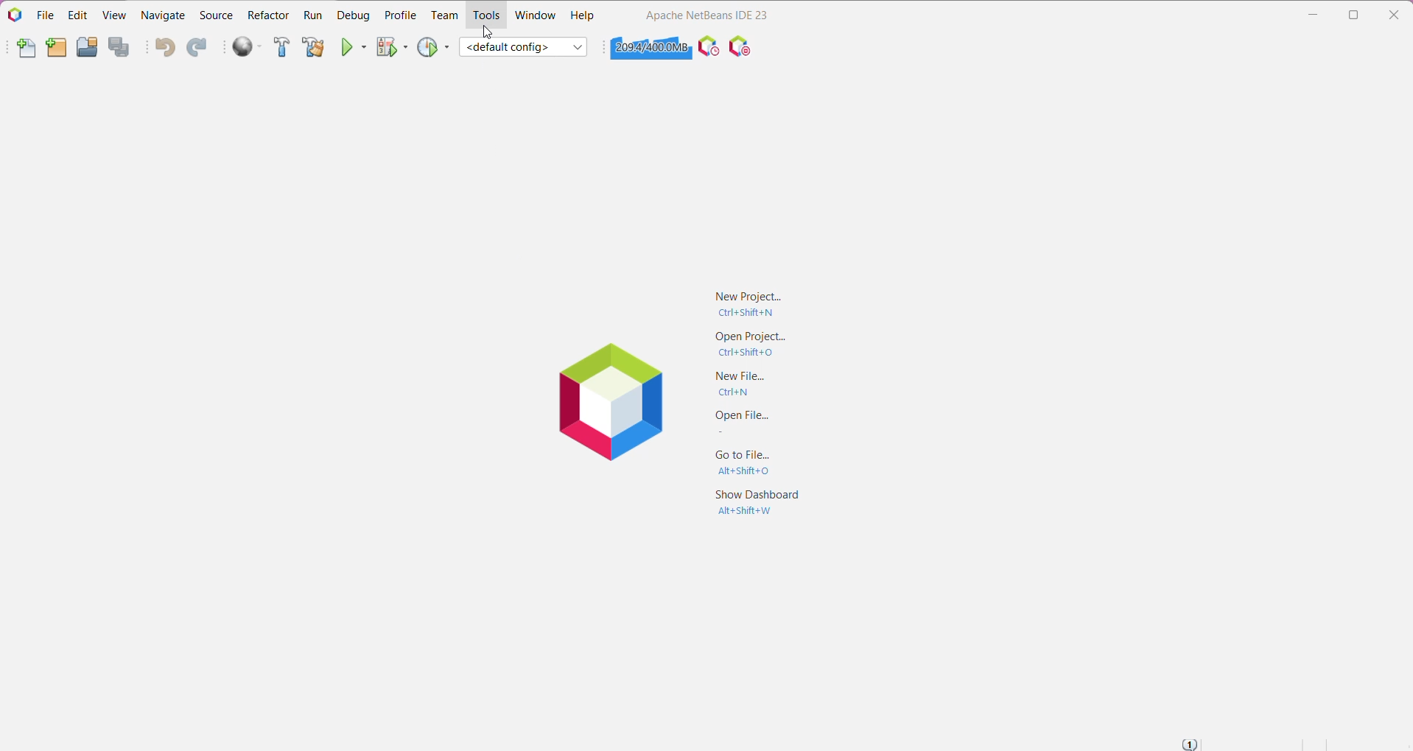 The height and width of the screenshot is (751, 1413). I want to click on Application Logo, so click(14, 14).